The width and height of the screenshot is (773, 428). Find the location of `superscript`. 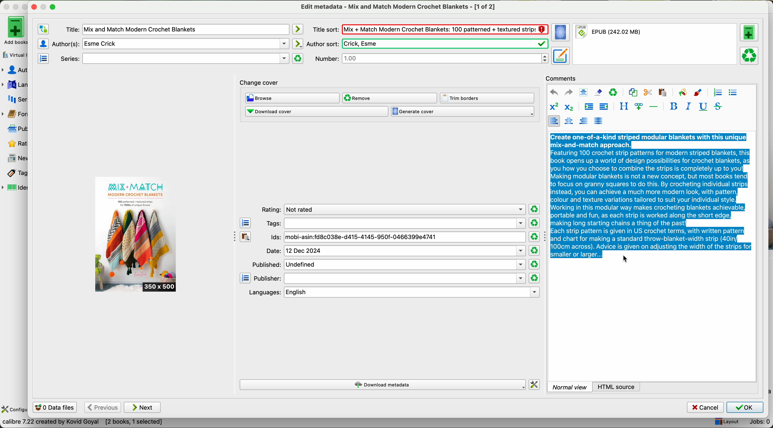

superscript is located at coordinates (554, 107).